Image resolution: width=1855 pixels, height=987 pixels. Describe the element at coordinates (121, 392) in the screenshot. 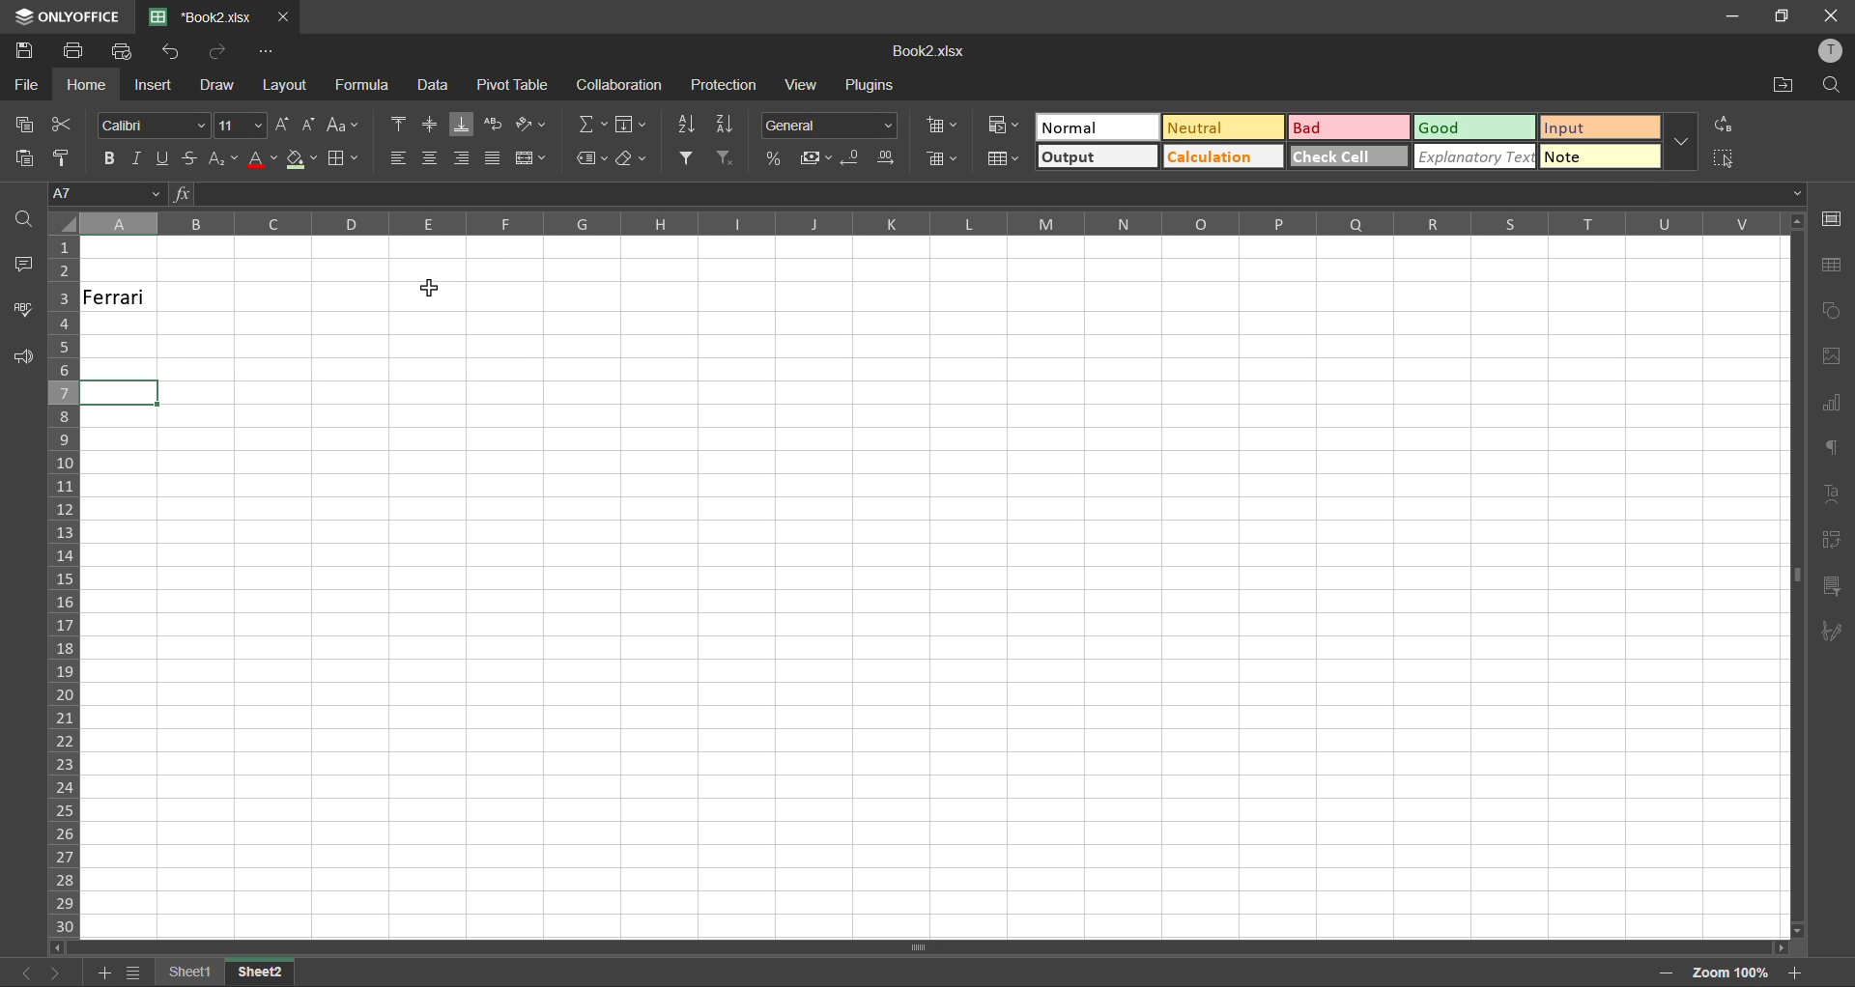

I see `Selected Cell` at that location.